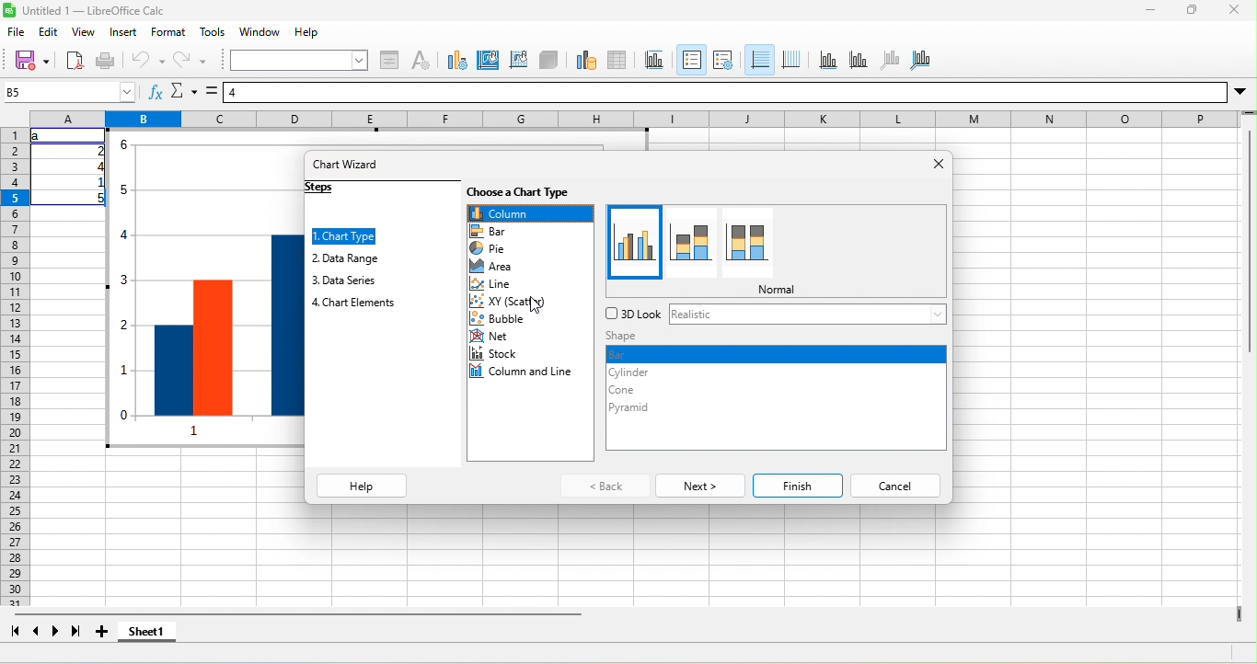 This screenshot has width=1257, height=664. Describe the element at coordinates (421, 62) in the screenshot. I see `character` at that location.